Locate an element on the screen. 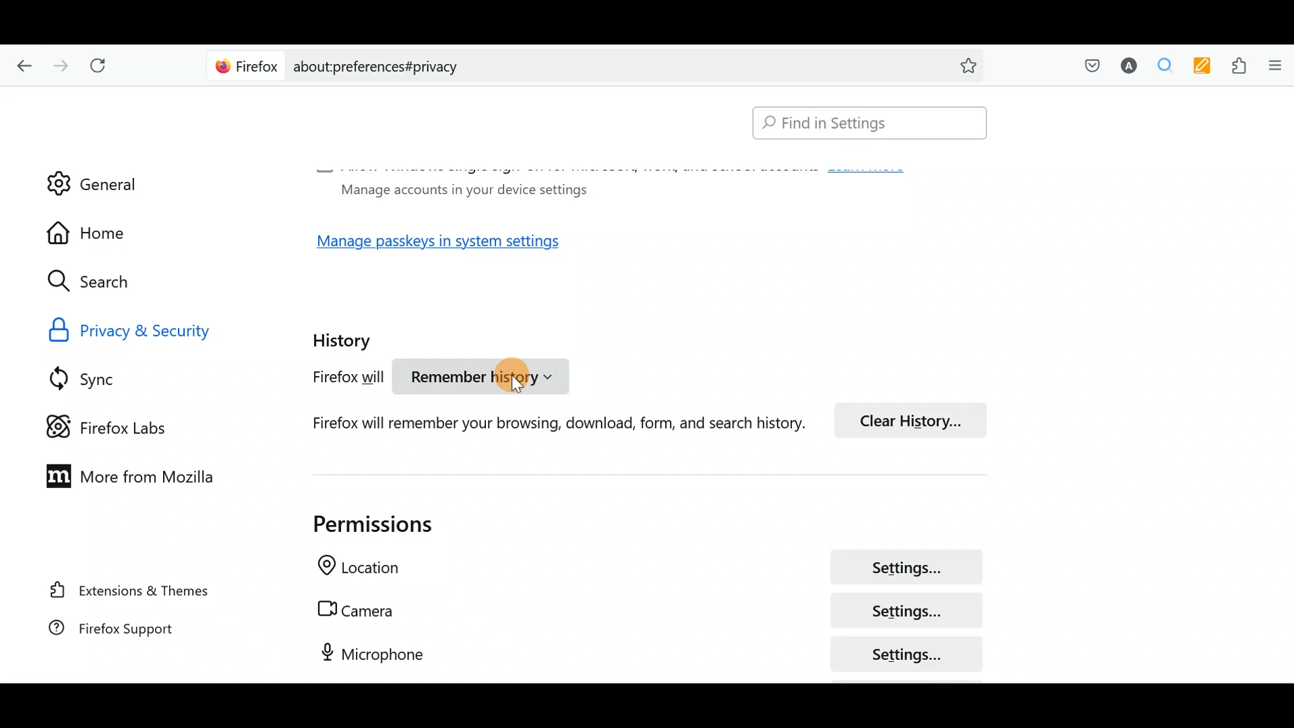  Manage accounts in your device settings is located at coordinates (460, 189).